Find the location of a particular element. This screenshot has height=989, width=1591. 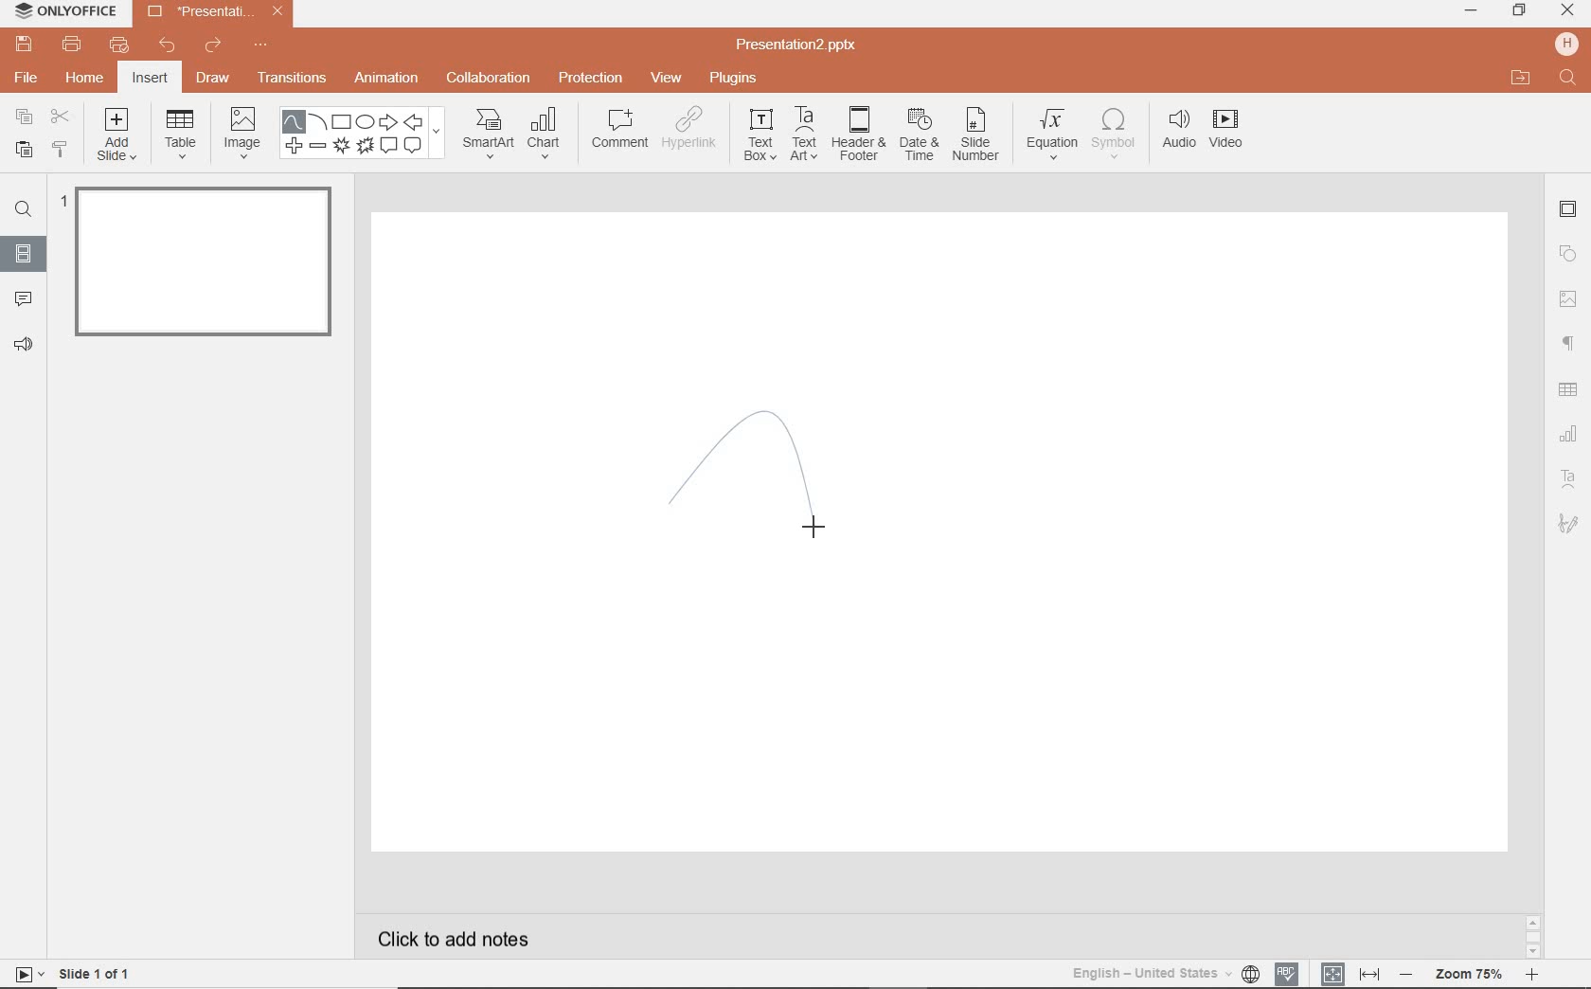

QUICK PRINT is located at coordinates (117, 45).